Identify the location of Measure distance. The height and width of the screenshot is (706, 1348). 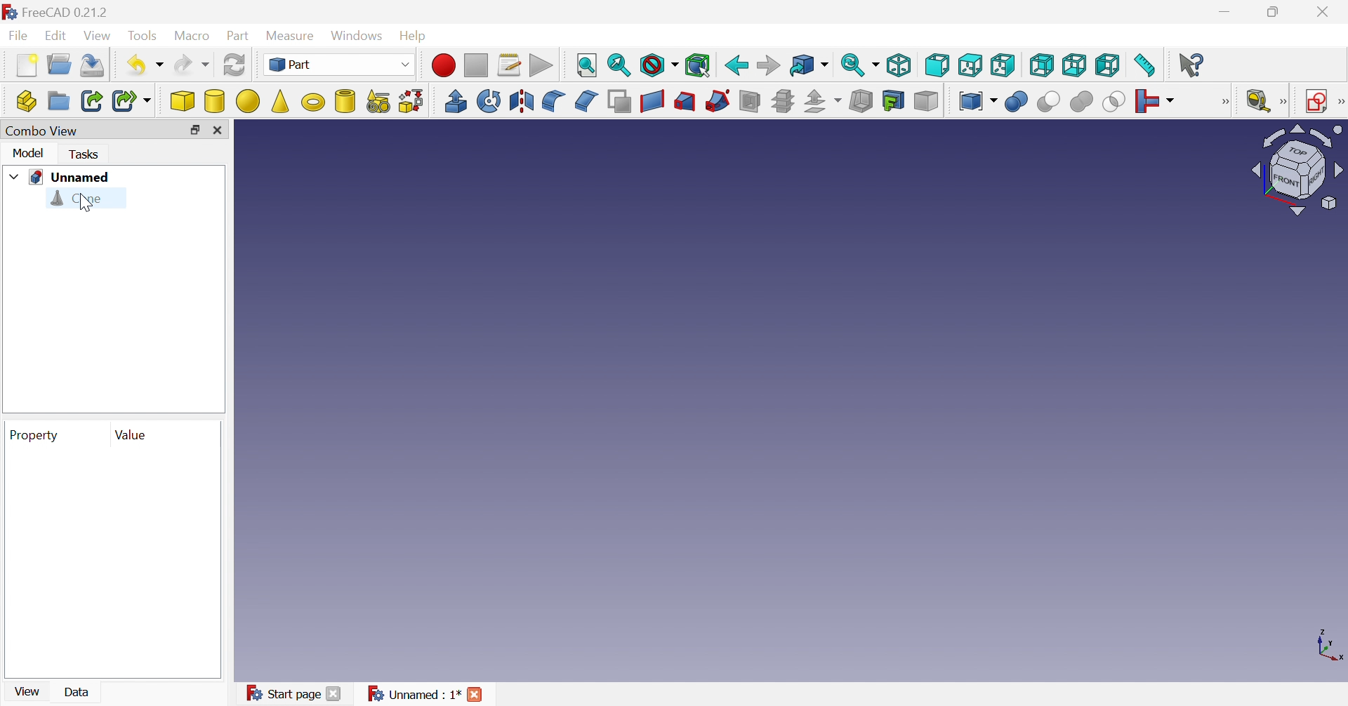
(1147, 66).